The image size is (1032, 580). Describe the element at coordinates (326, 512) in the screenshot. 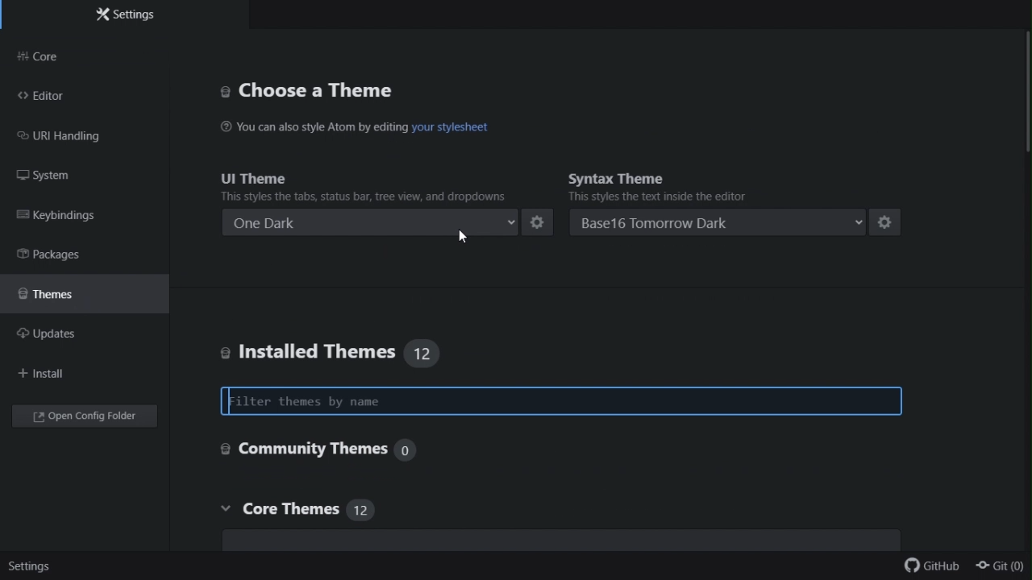

I see `Core themes` at that location.